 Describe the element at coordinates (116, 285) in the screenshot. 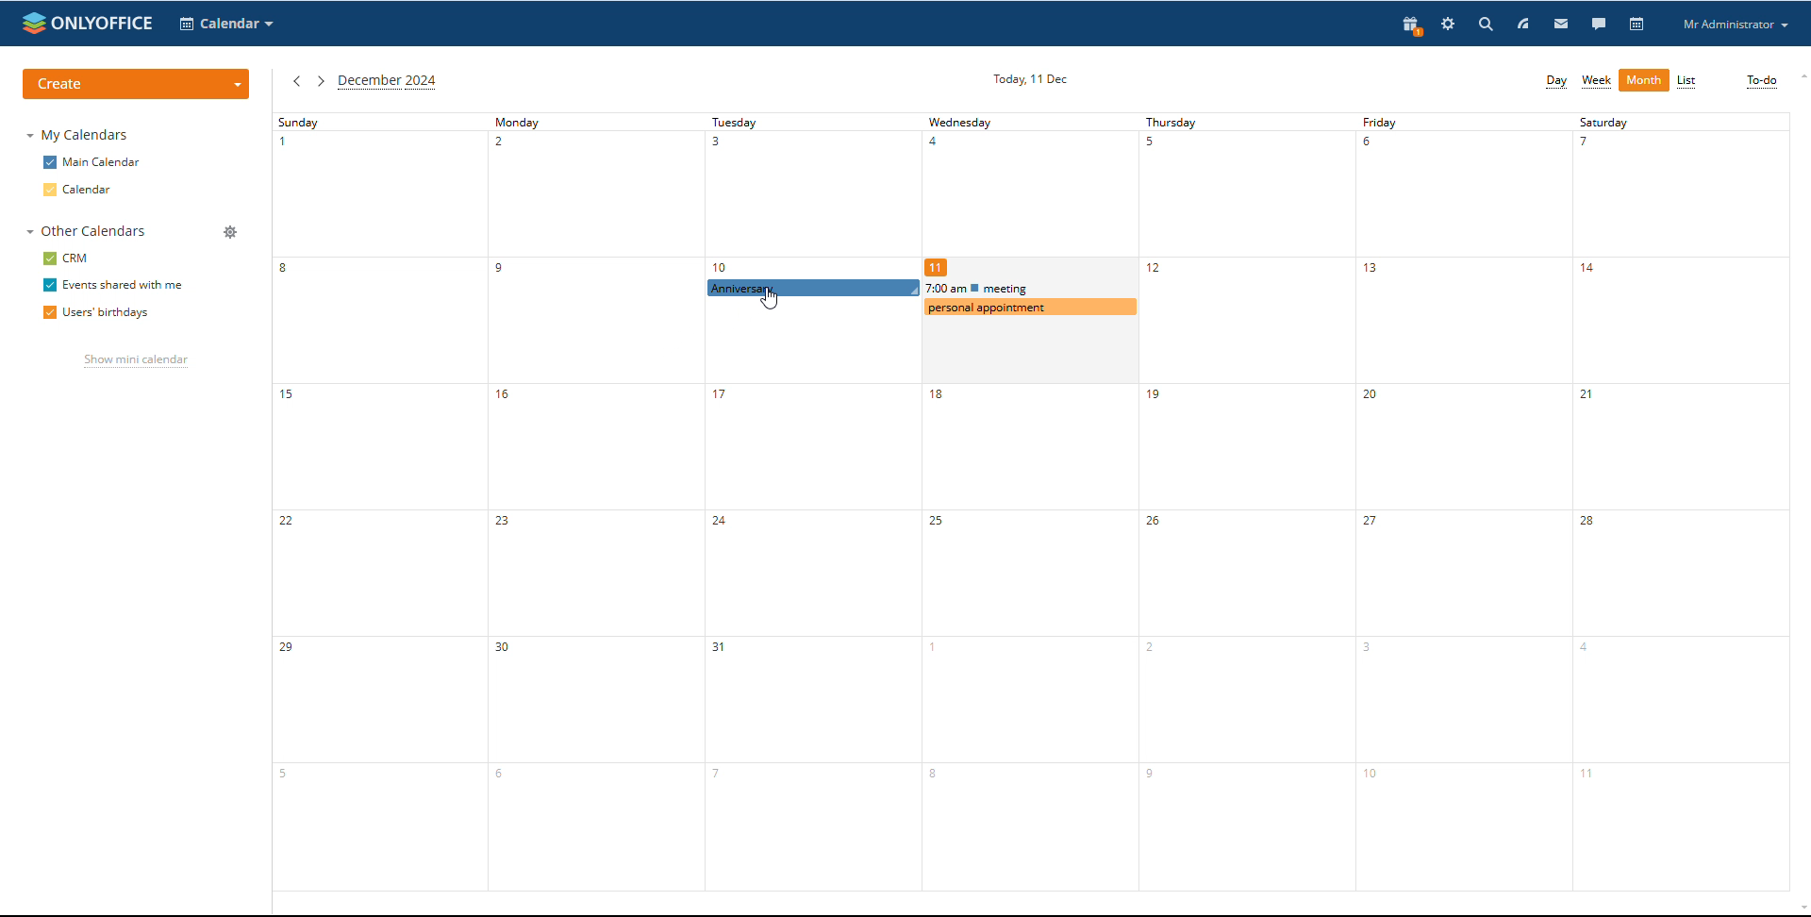

I see `events shared with me` at that location.